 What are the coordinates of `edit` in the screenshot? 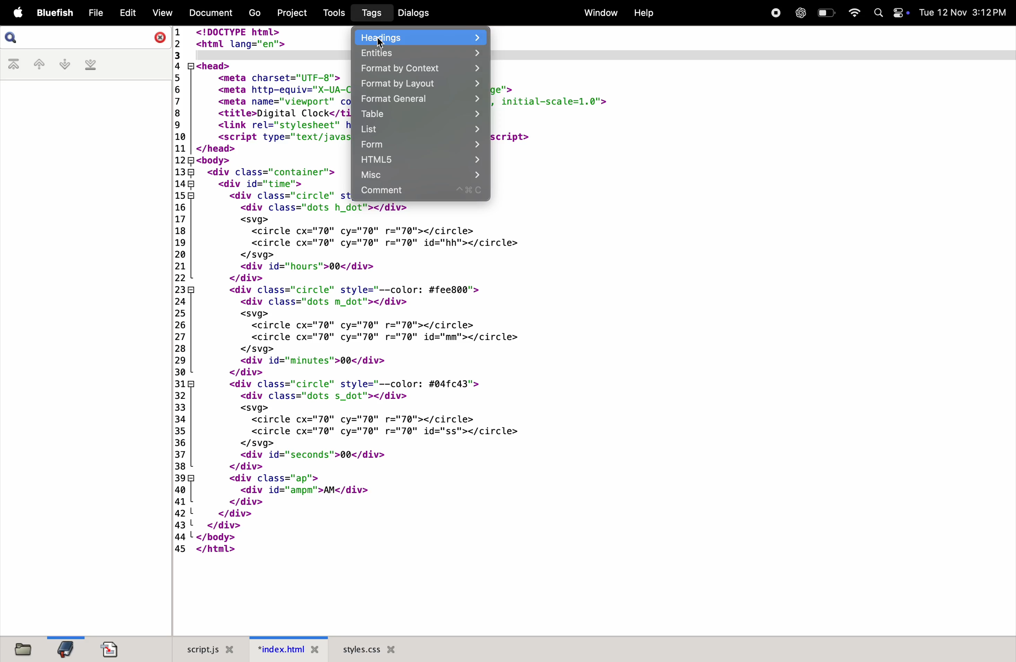 It's located at (127, 12).